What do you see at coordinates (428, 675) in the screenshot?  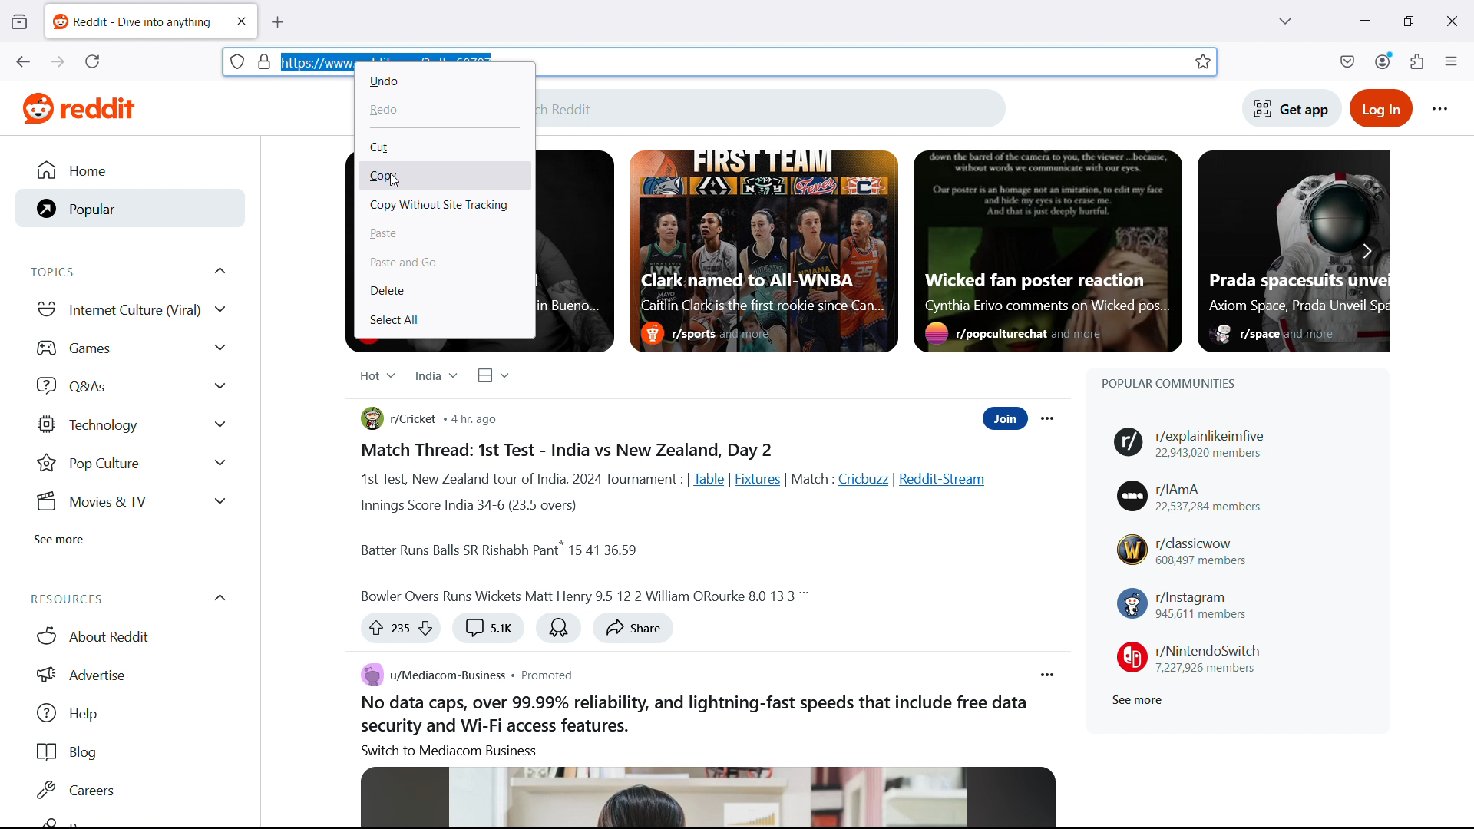 I see `u/mediacom-business community` at bounding box center [428, 675].